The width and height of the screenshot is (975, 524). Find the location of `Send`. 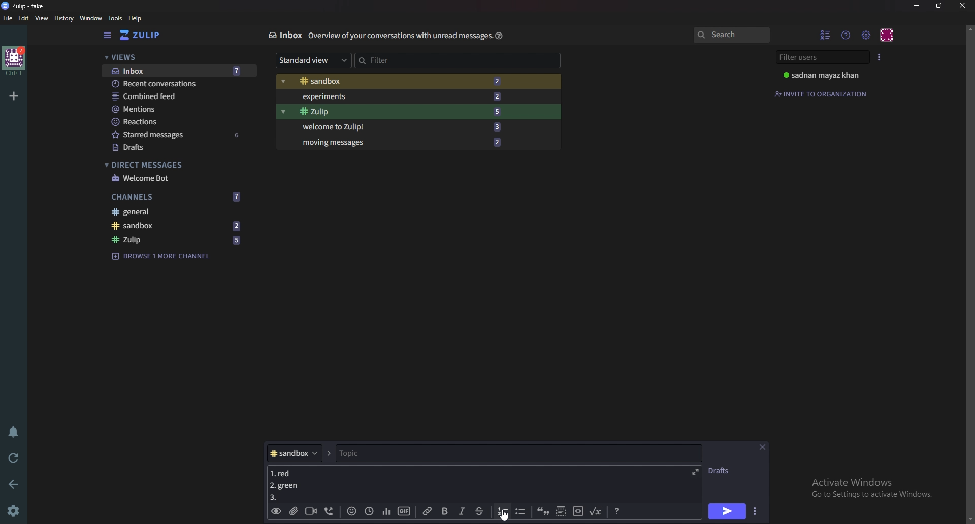

Send is located at coordinates (727, 511).